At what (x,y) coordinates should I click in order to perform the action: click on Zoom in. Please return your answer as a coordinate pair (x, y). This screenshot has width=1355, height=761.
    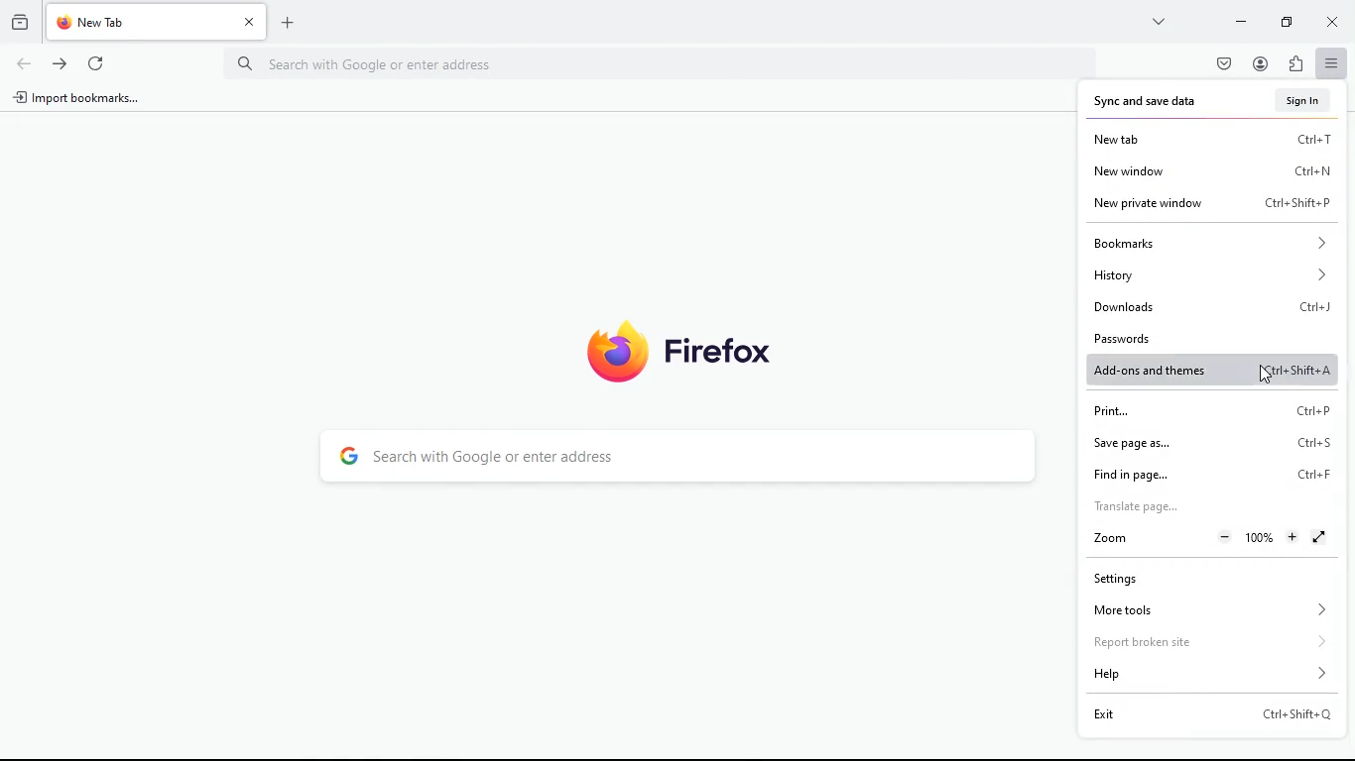
    Looking at the image, I should click on (1293, 537).